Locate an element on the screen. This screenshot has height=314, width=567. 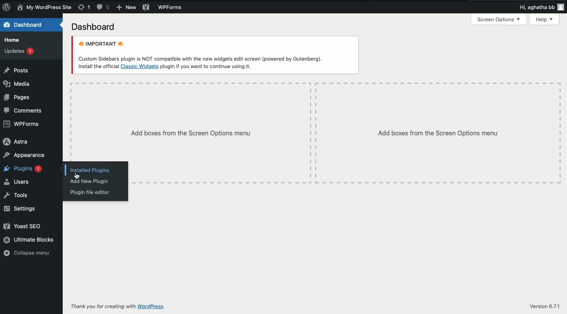
New is located at coordinates (126, 7).